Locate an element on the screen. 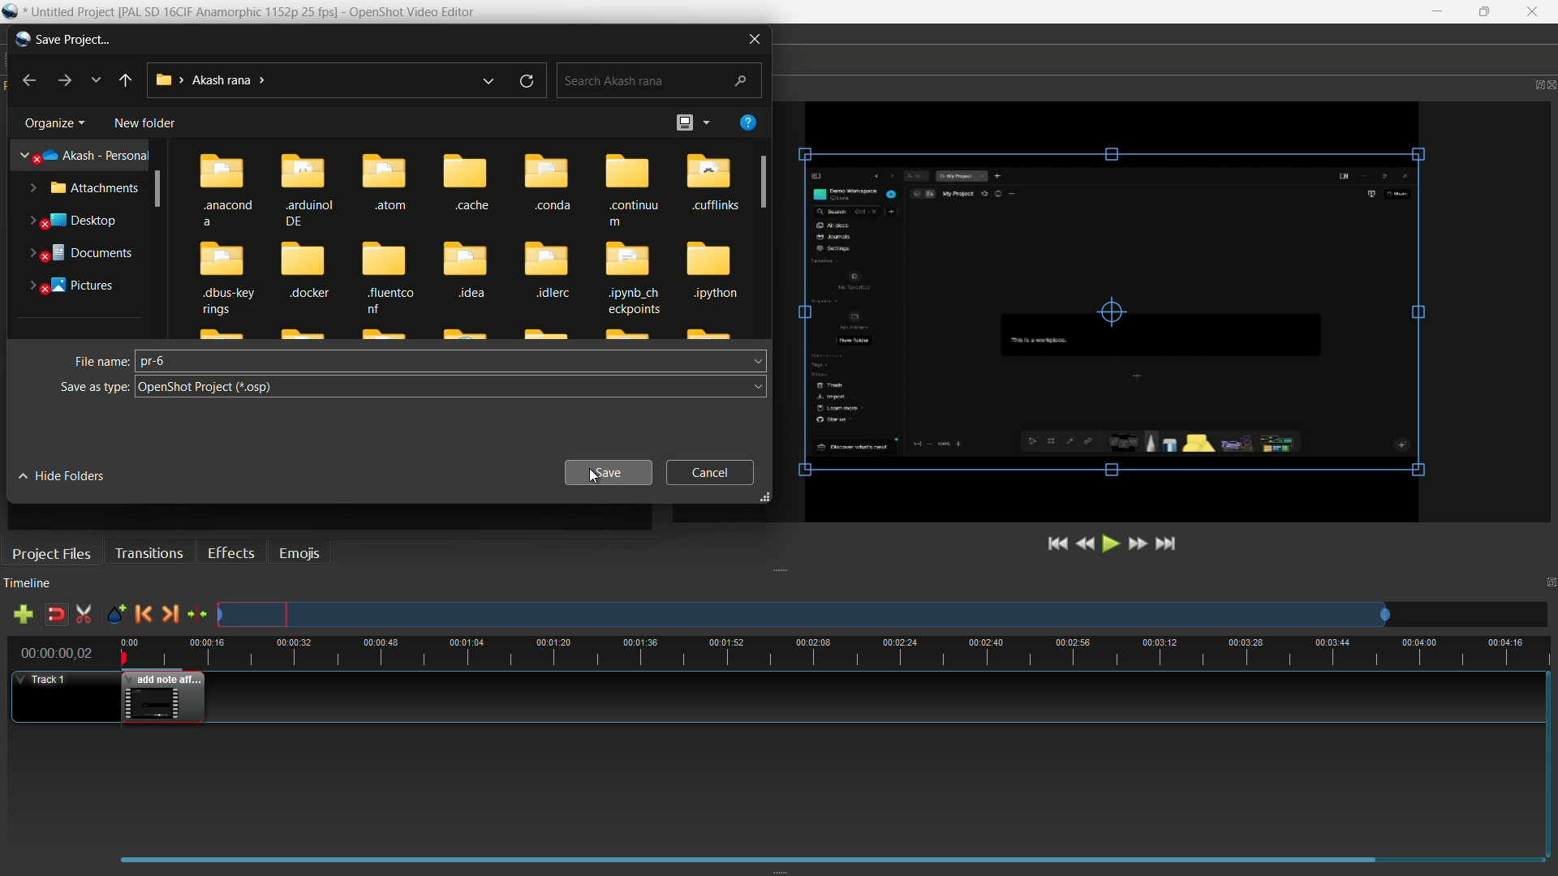 The width and height of the screenshot is (1558, 876). get help is located at coordinates (747, 123).